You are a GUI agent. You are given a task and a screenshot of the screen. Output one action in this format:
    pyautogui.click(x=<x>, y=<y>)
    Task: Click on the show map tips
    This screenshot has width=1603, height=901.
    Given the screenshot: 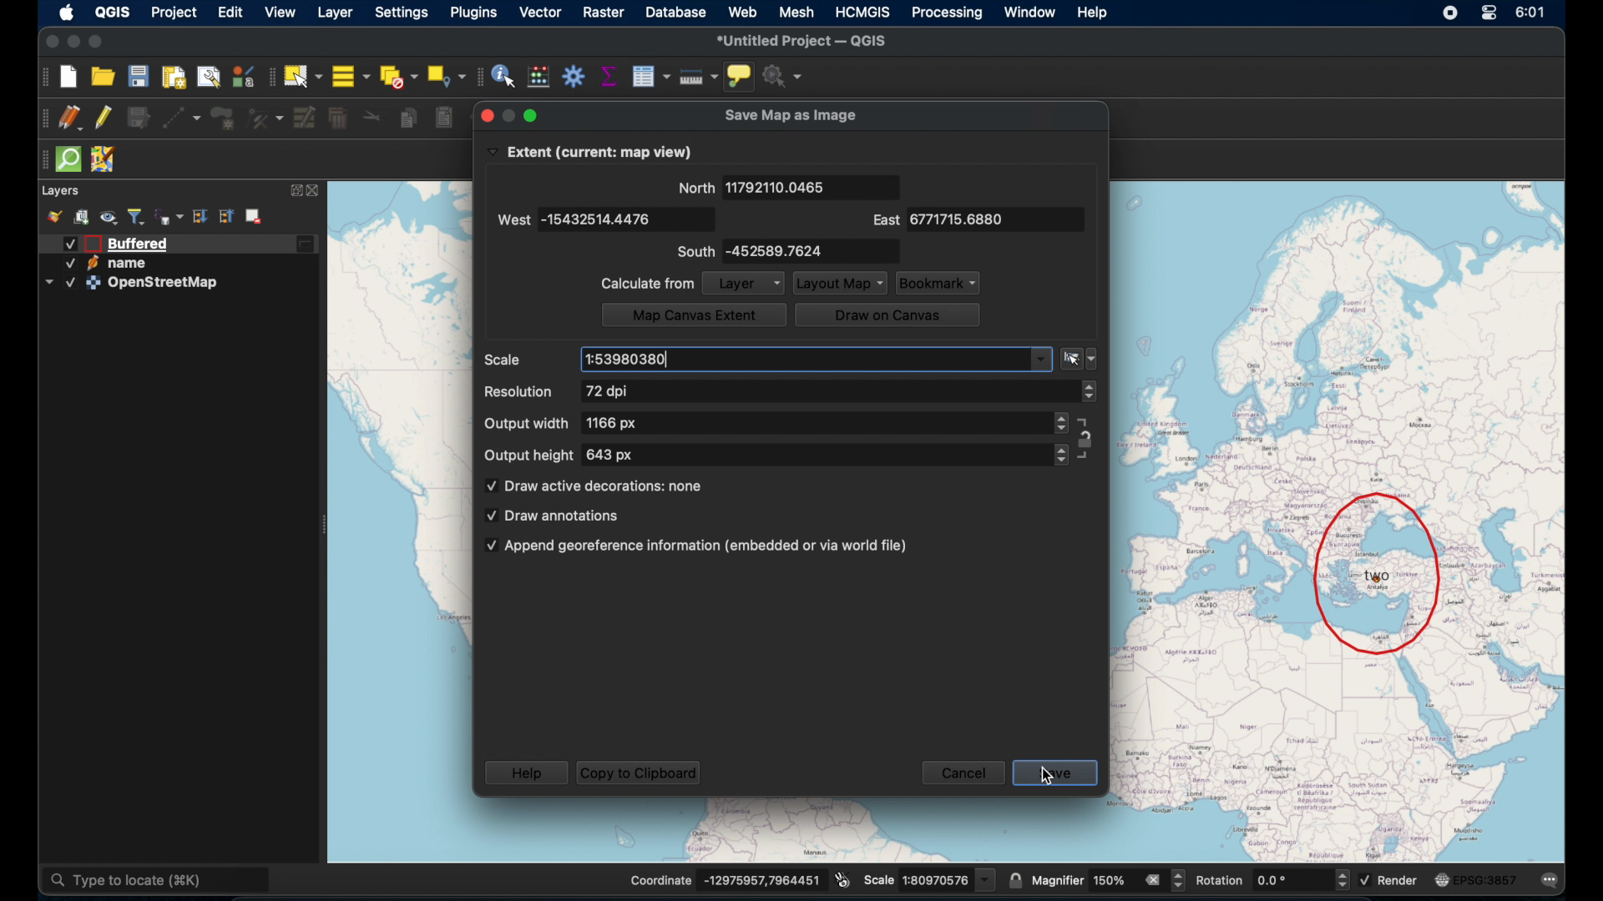 What is the action you would take?
    pyautogui.click(x=741, y=76)
    